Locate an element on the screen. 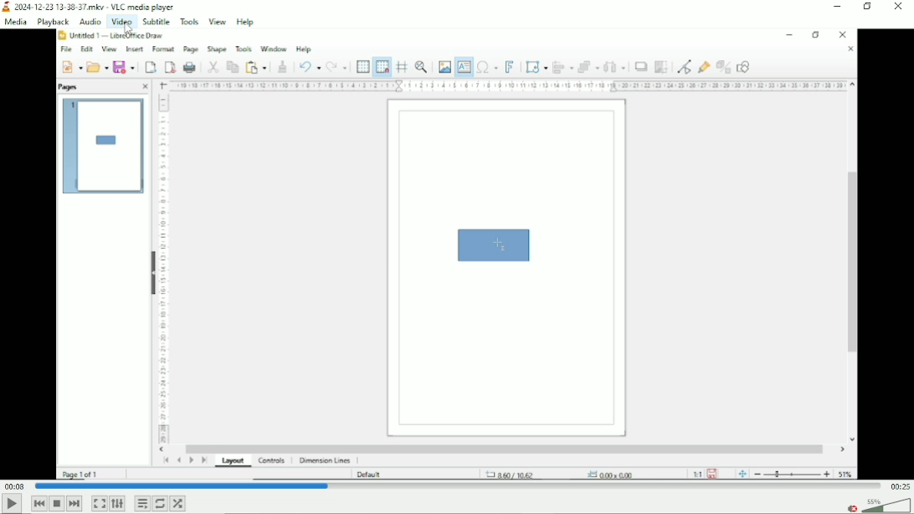  2024-12-23 13-38-37.mkv VLC media player is located at coordinates (98, 6).